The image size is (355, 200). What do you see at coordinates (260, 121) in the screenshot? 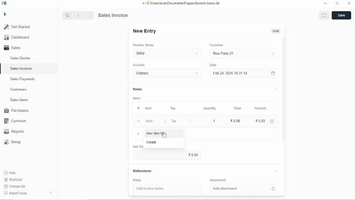
I see `0.00` at bounding box center [260, 121].